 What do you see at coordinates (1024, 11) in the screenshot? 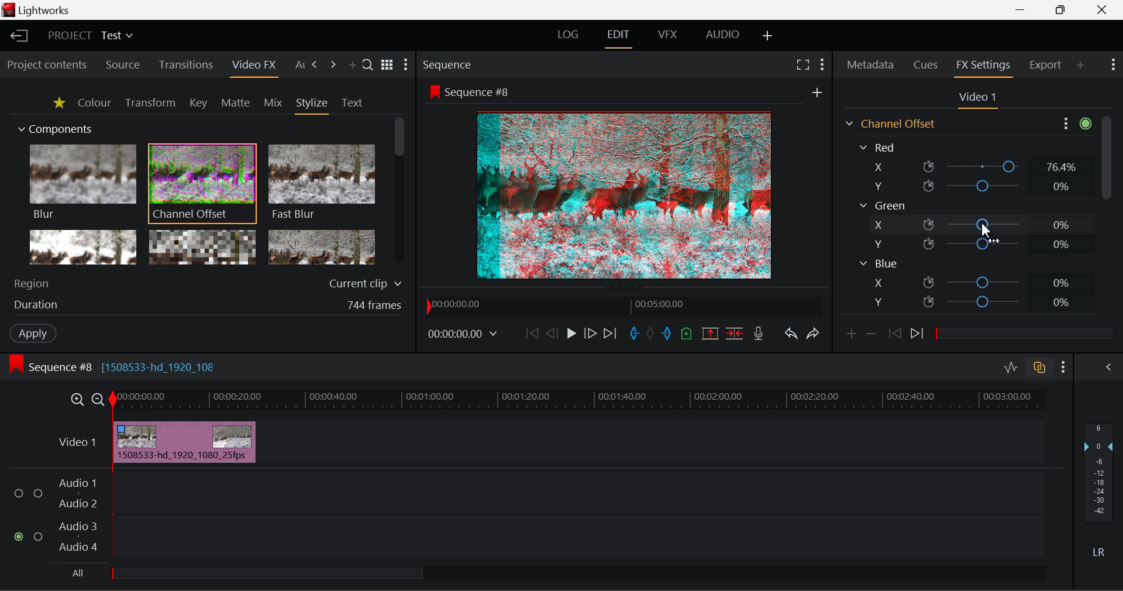
I see `Restore Down` at bounding box center [1024, 11].